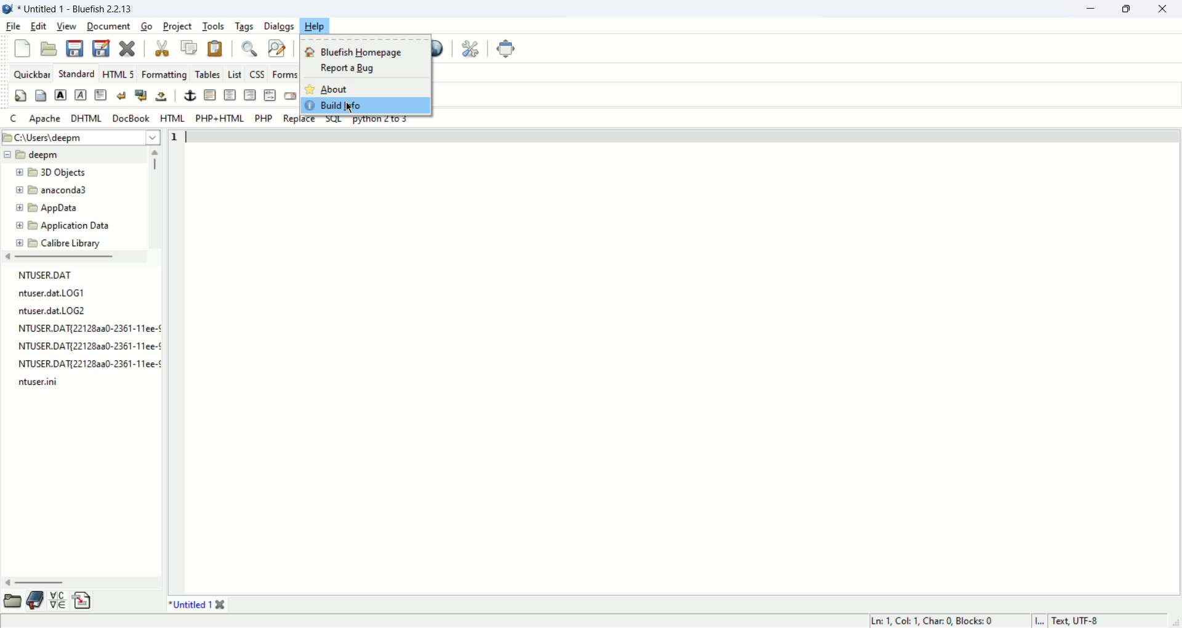 The image size is (1182, 628). I want to click on tables, so click(206, 74).